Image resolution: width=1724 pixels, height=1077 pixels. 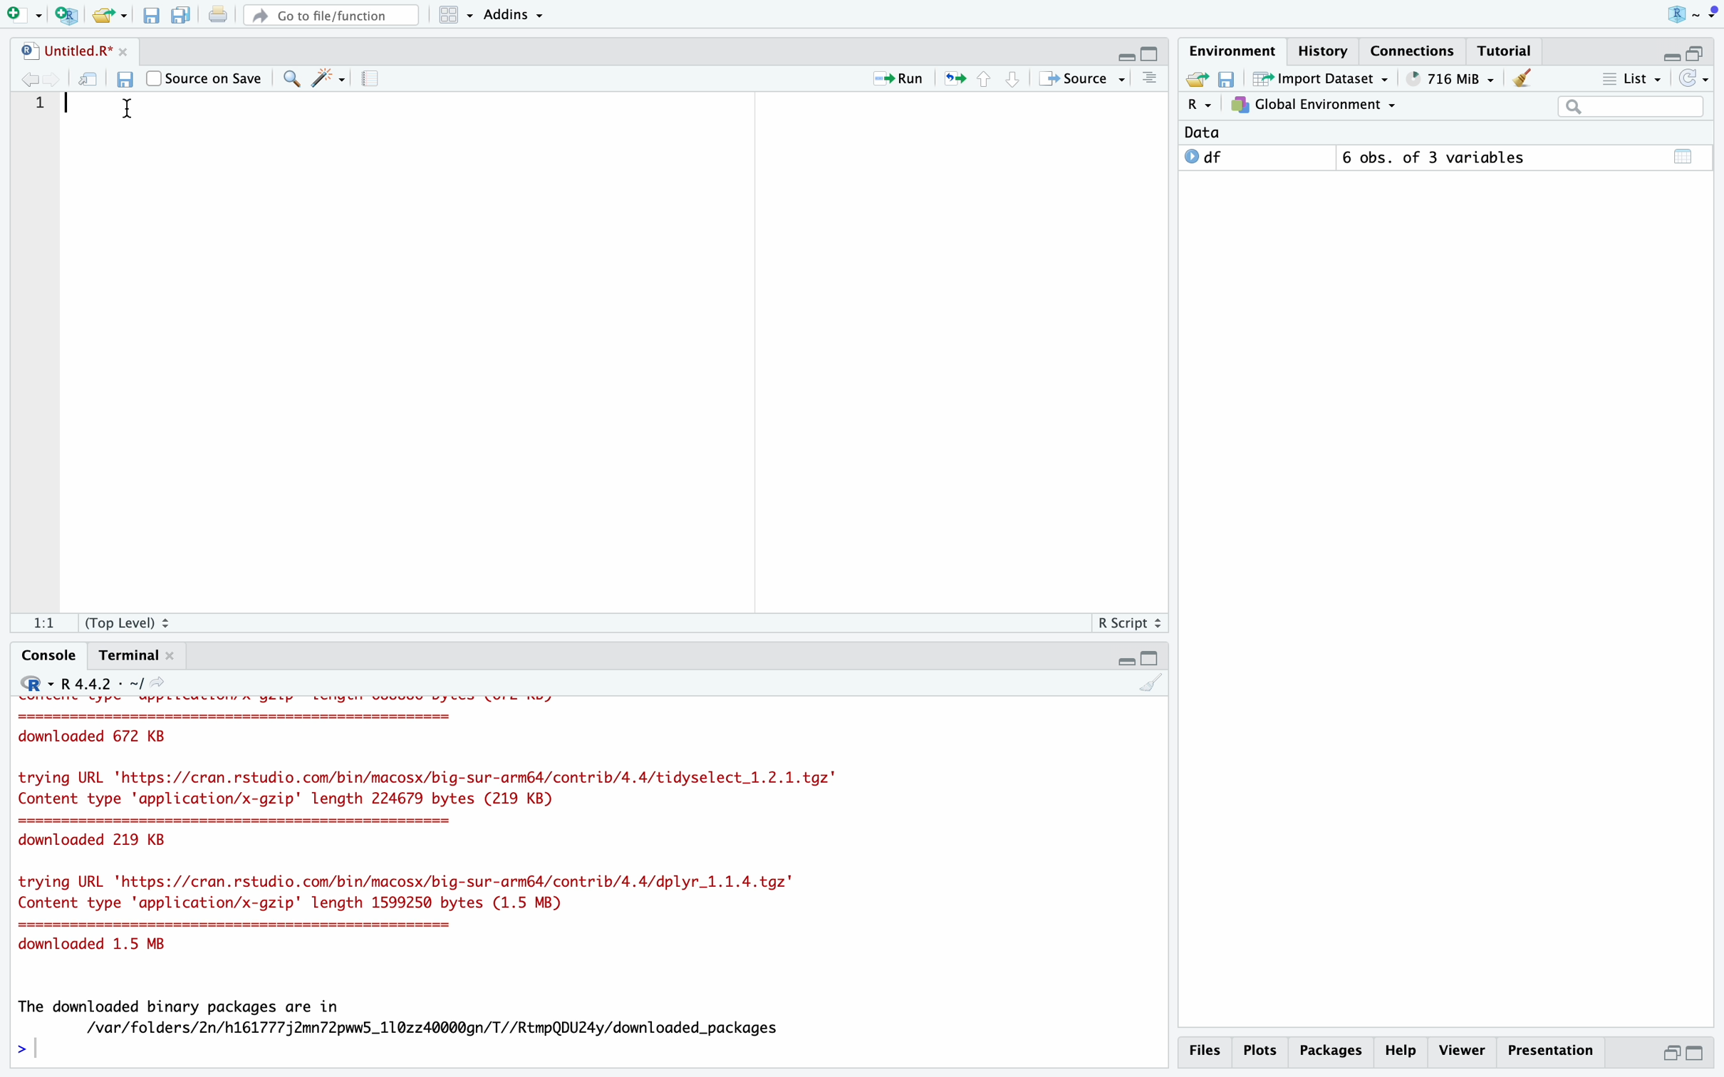 I want to click on Export history logs, so click(x=1199, y=78).